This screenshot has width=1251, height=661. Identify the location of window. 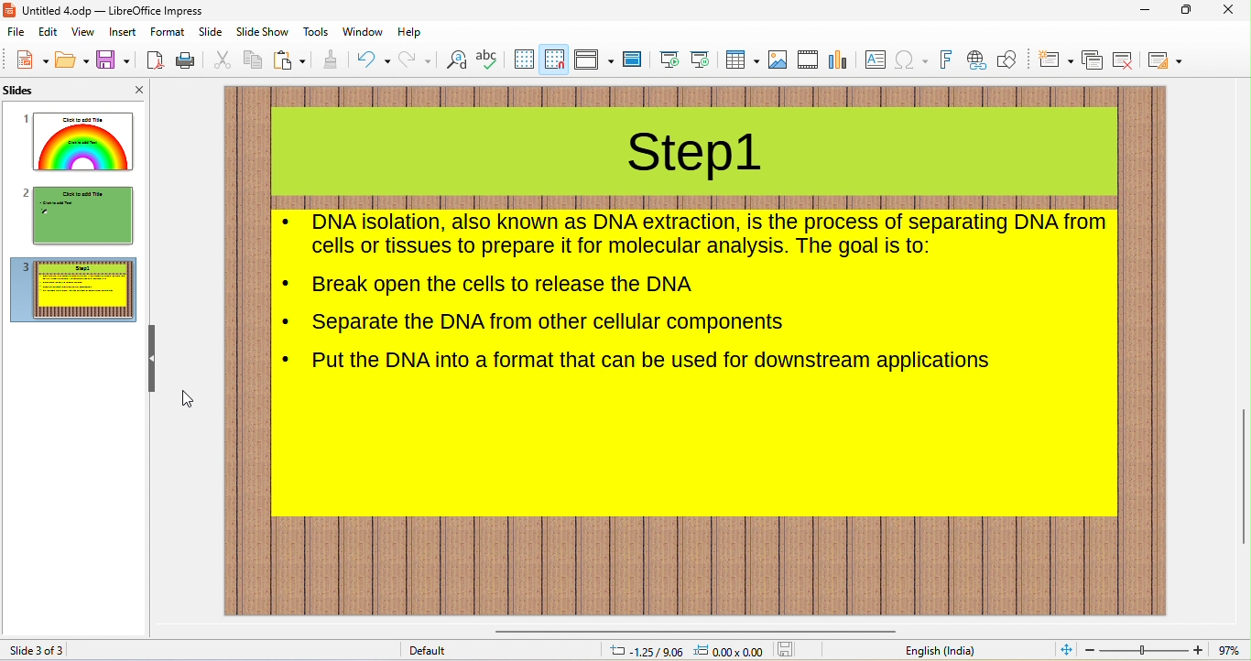
(363, 32).